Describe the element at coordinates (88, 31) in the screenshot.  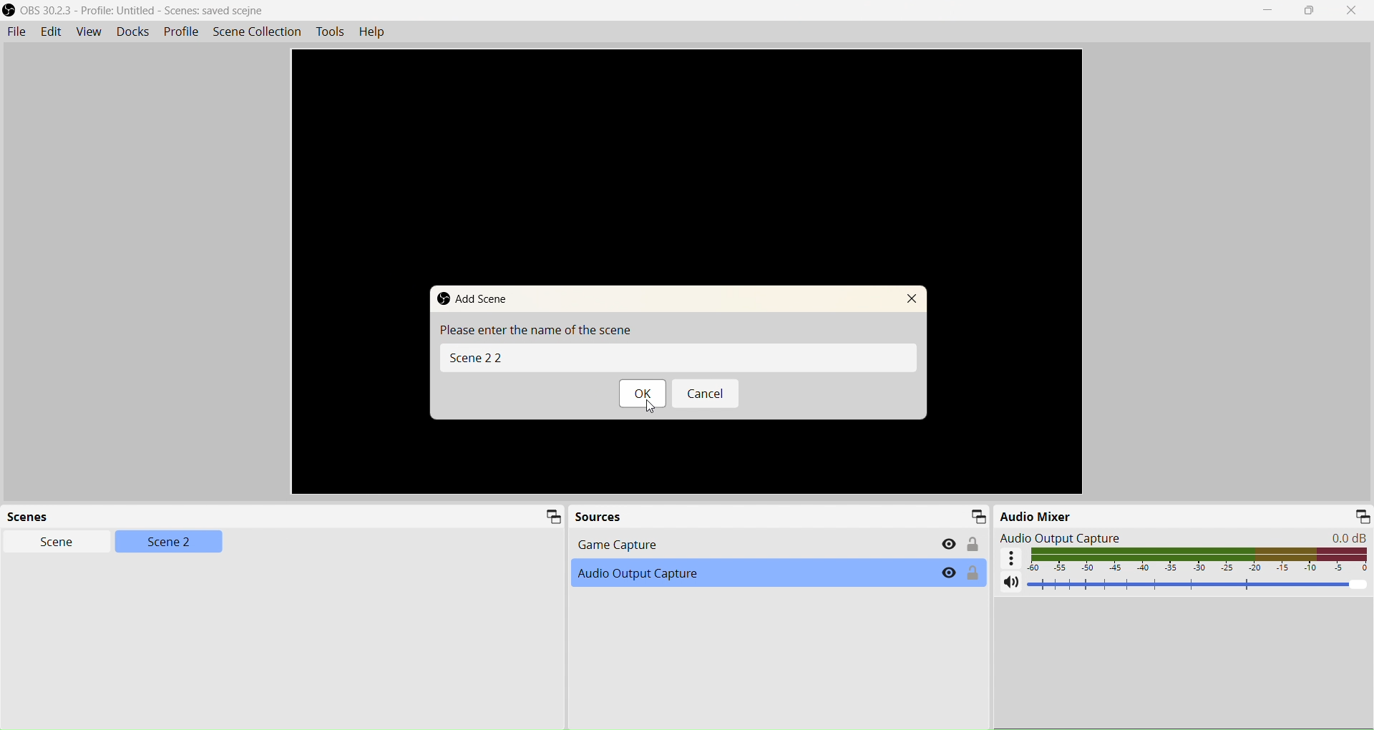
I see `View` at that location.